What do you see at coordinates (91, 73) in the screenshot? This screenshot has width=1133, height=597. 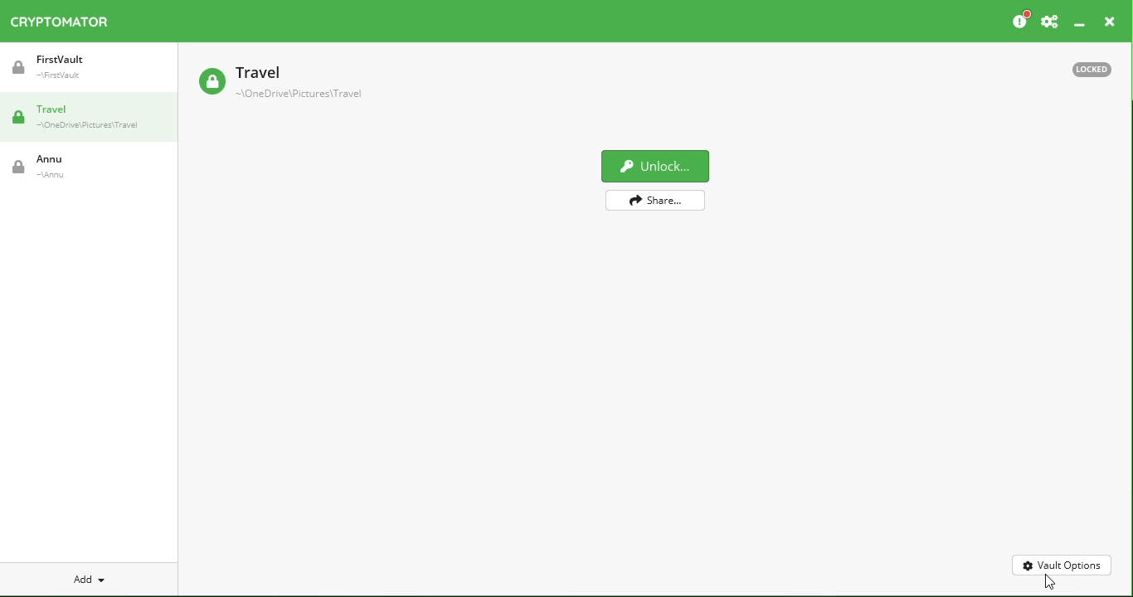 I see `FirstVault` at bounding box center [91, 73].